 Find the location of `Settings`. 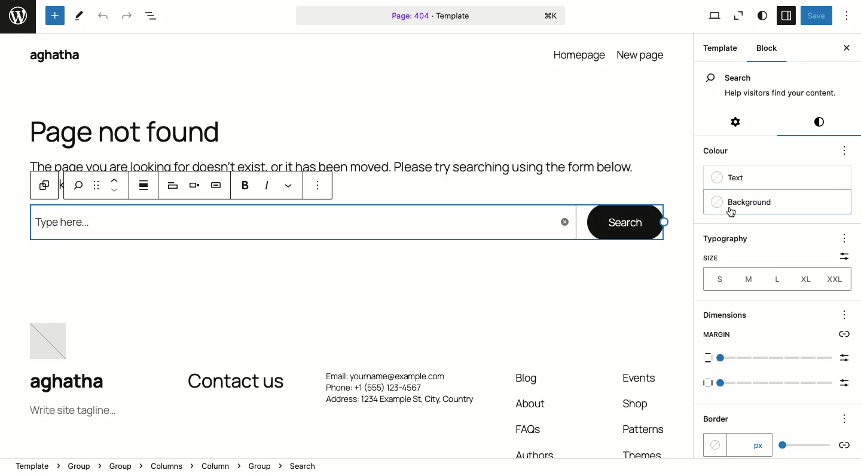

Settings is located at coordinates (738, 125).